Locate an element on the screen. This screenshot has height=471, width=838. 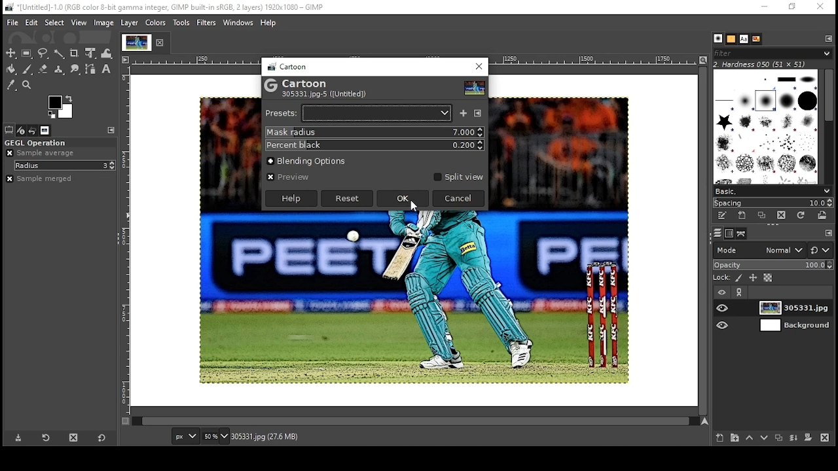
text tool is located at coordinates (108, 69).